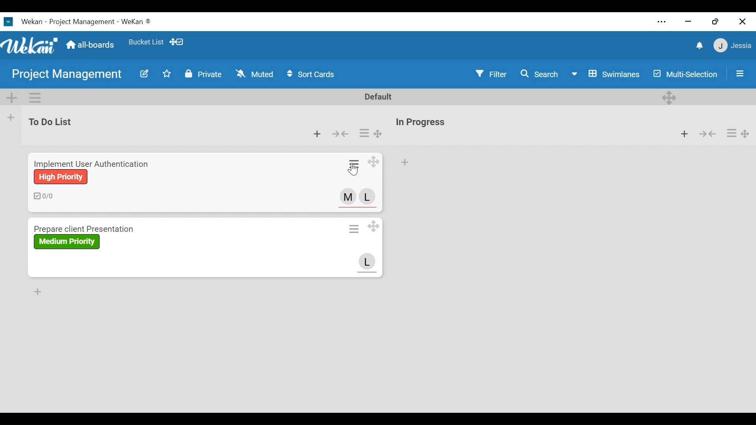 Image resolution: width=756 pixels, height=425 pixels. Describe the element at coordinates (374, 162) in the screenshot. I see `Desktop drag handle` at that location.